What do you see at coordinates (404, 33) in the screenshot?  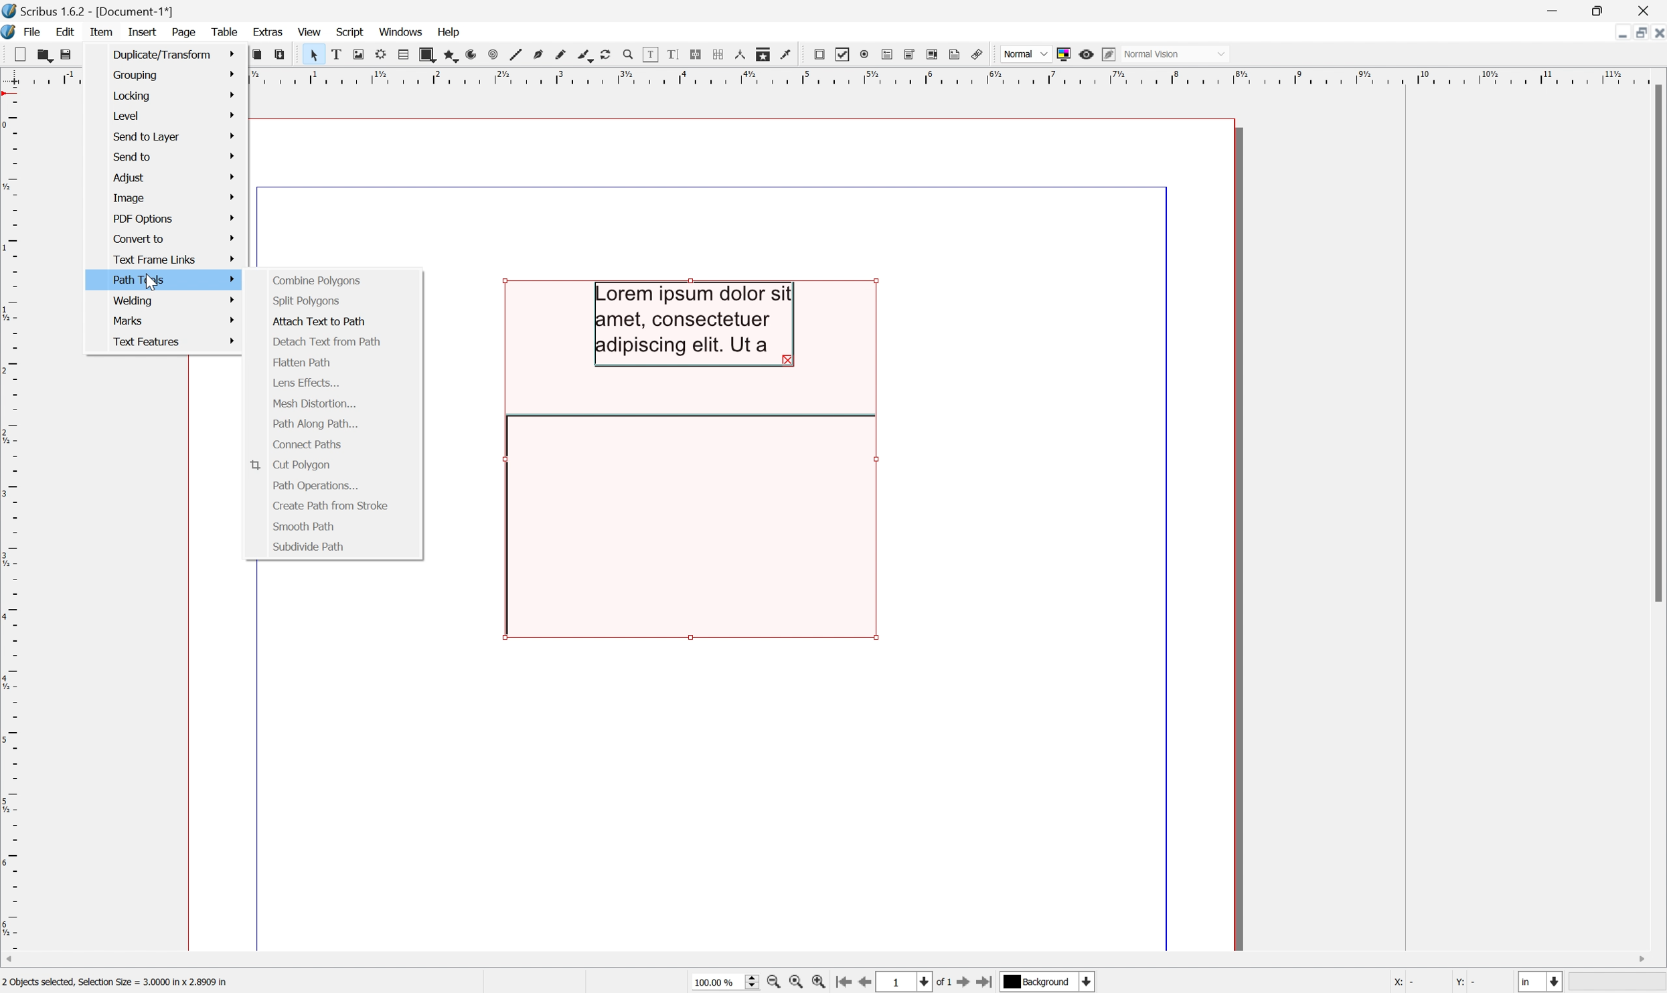 I see `Windows` at bounding box center [404, 33].